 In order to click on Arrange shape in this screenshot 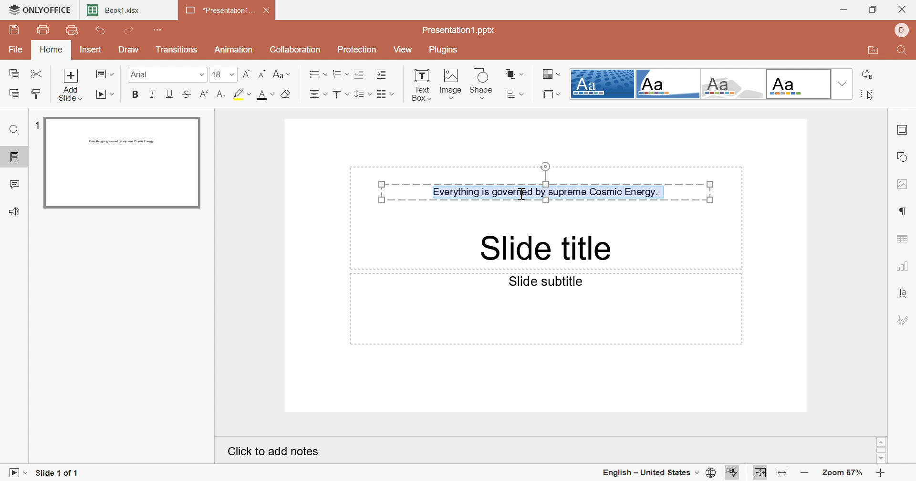, I will do `click(514, 73)`.